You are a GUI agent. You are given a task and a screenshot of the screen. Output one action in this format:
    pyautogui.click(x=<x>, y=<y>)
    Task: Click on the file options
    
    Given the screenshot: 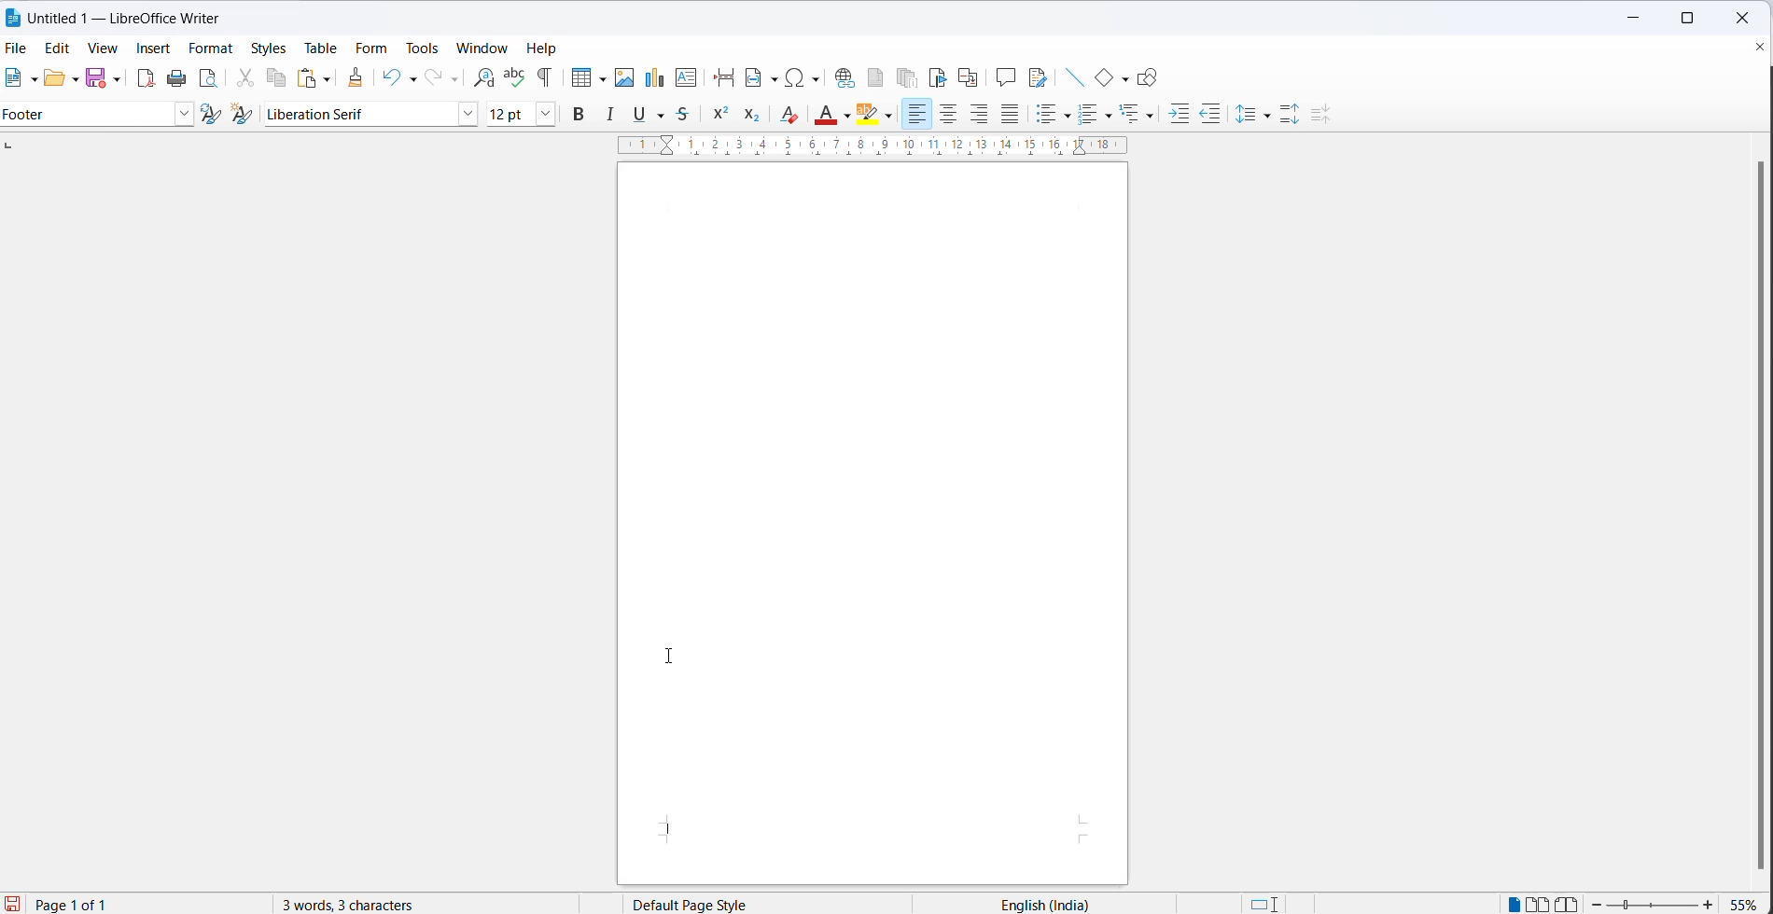 What is the action you would take?
    pyautogui.click(x=32, y=81)
    